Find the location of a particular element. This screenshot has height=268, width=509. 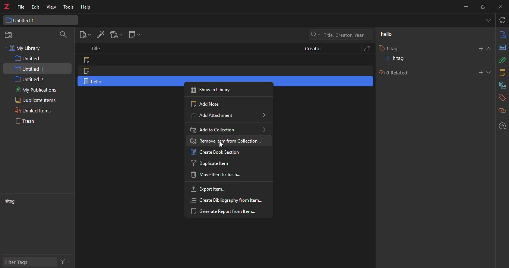

edit is located at coordinates (35, 7).